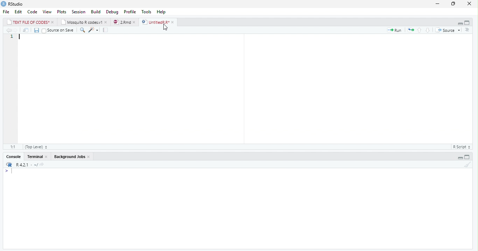  I want to click on Terminal, so click(35, 157).